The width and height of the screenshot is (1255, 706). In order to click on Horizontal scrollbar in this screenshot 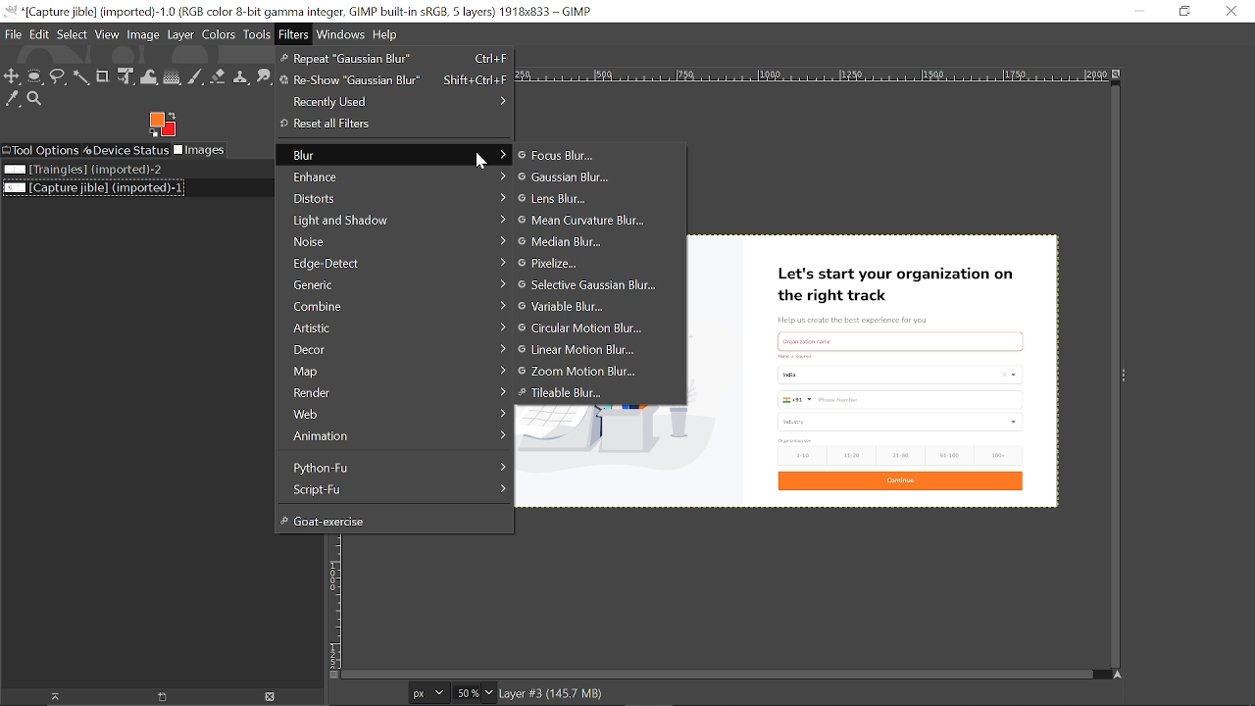, I will do `click(717, 675)`.